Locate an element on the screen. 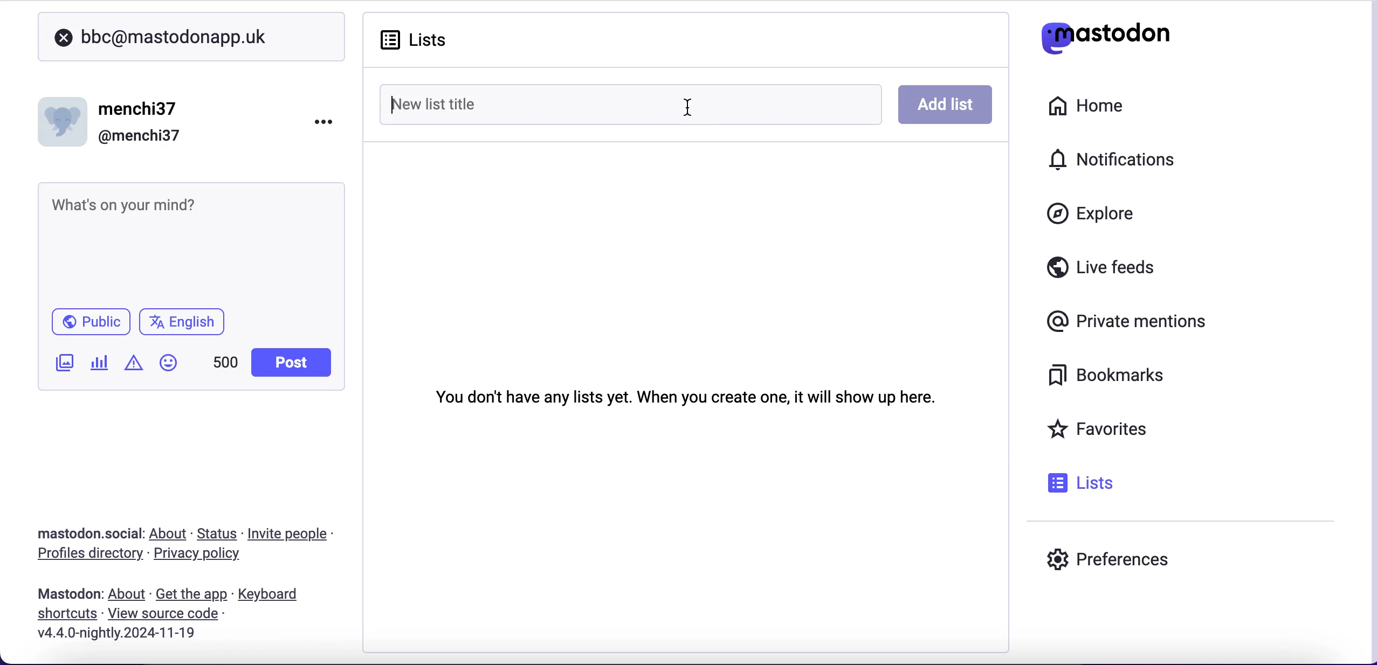 The width and height of the screenshot is (1377, 665). keyboard is located at coordinates (271, 595).